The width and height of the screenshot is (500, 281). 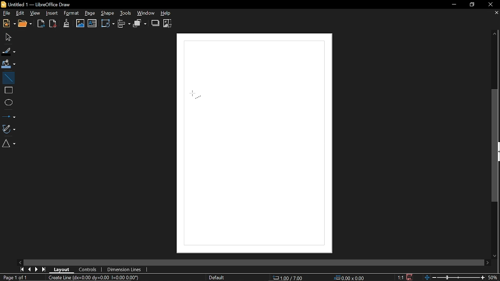 What do you see at coordinates (9, 64) in the screenshot?
I see `Fill color` at bounding box center [9, 64].